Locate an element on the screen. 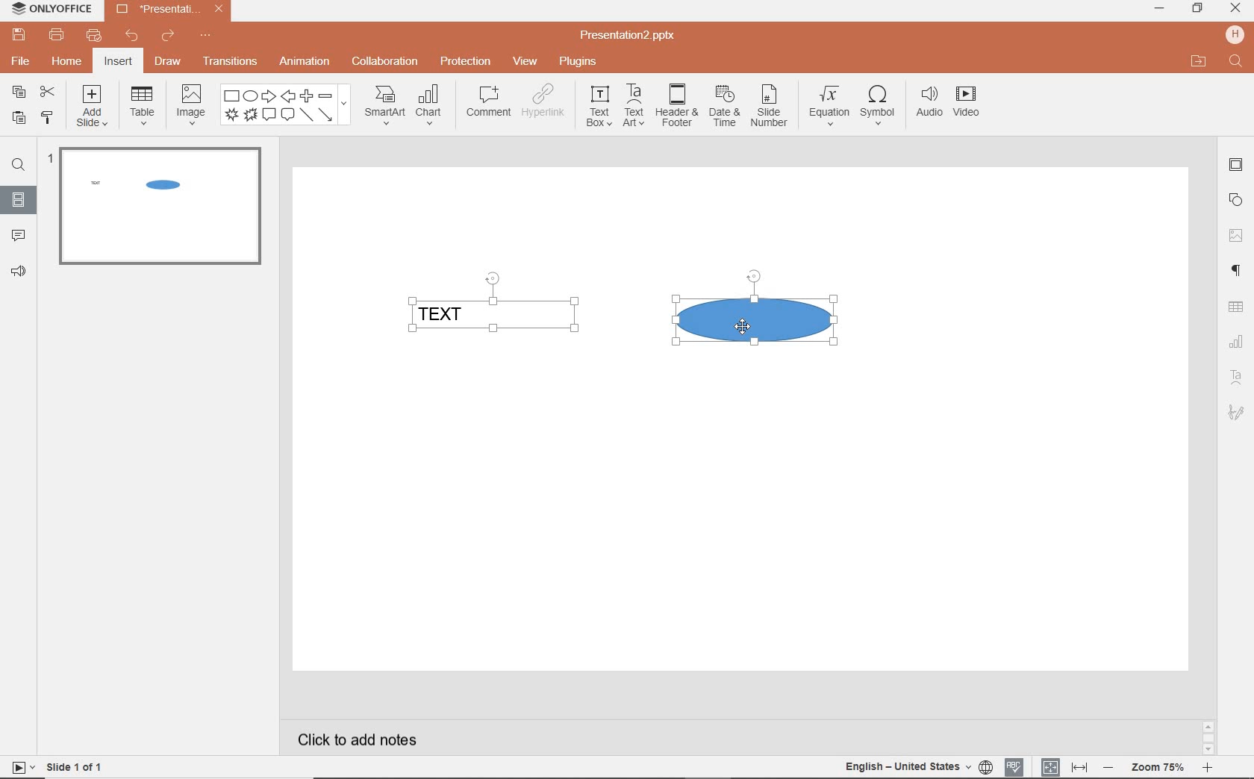 The height and width of the screenshot is (779, 1254). insert is located at coordinates (119, 62).